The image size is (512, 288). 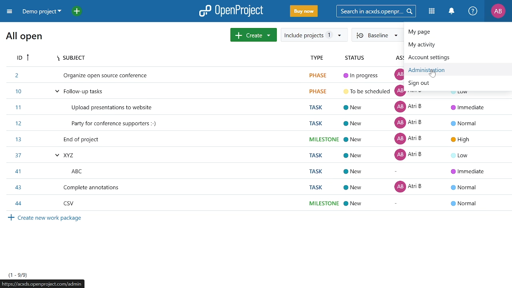 I want to click on Baseline, so click(x=378, y=35).